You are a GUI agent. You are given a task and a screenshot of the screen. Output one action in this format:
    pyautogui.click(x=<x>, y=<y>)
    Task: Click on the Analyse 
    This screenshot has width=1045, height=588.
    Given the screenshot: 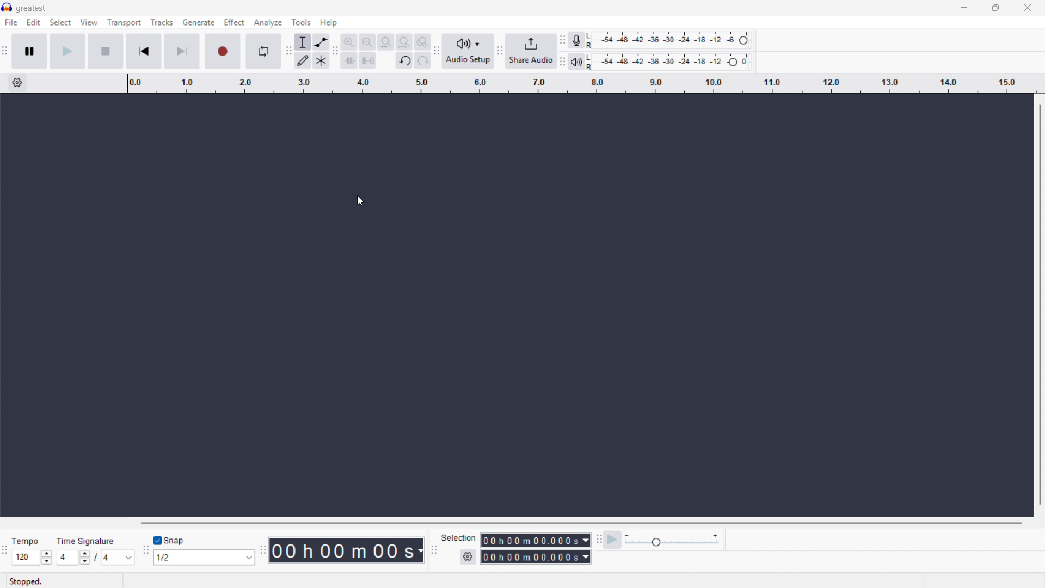 What is the action you would take?
    pyautogui.click(x=269, y=23)
    